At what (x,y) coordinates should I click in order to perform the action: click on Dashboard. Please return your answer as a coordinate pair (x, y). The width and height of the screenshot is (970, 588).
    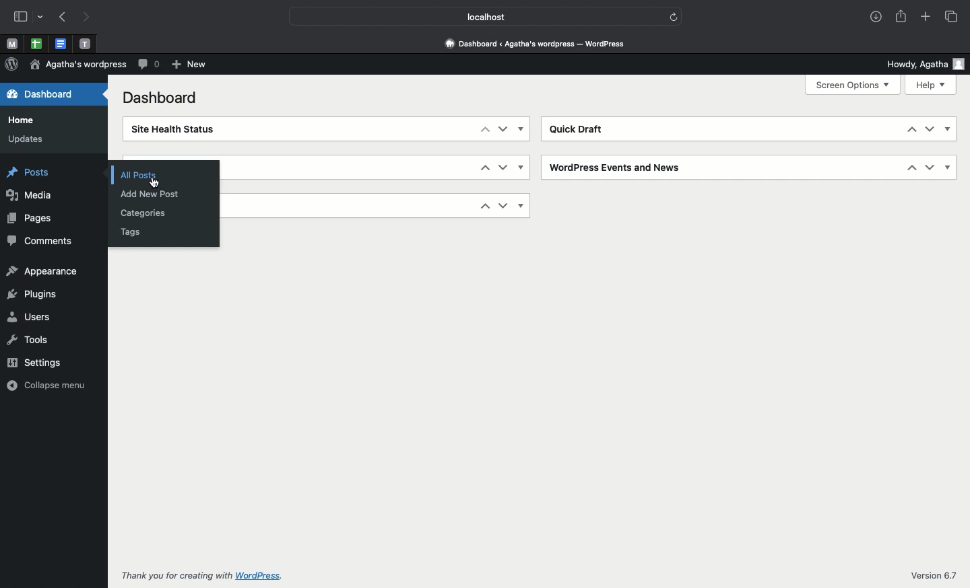
    Looking at the image, I should click on (51, 96).